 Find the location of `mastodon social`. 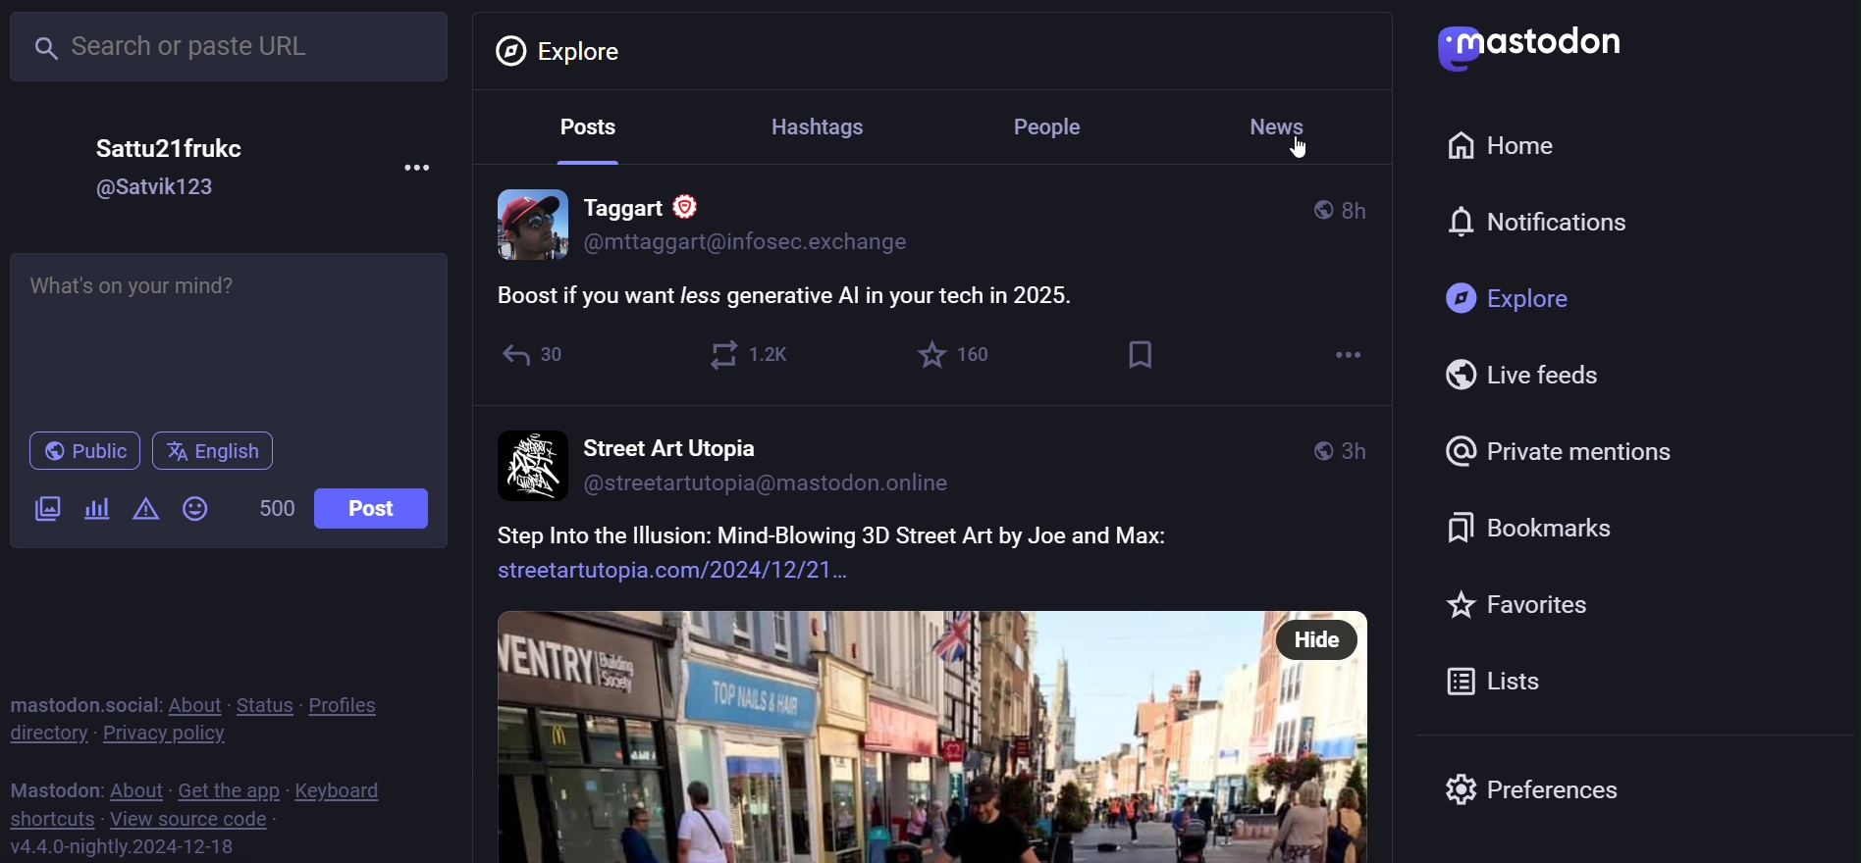

mastodon social is located at coordinates (76, 702).